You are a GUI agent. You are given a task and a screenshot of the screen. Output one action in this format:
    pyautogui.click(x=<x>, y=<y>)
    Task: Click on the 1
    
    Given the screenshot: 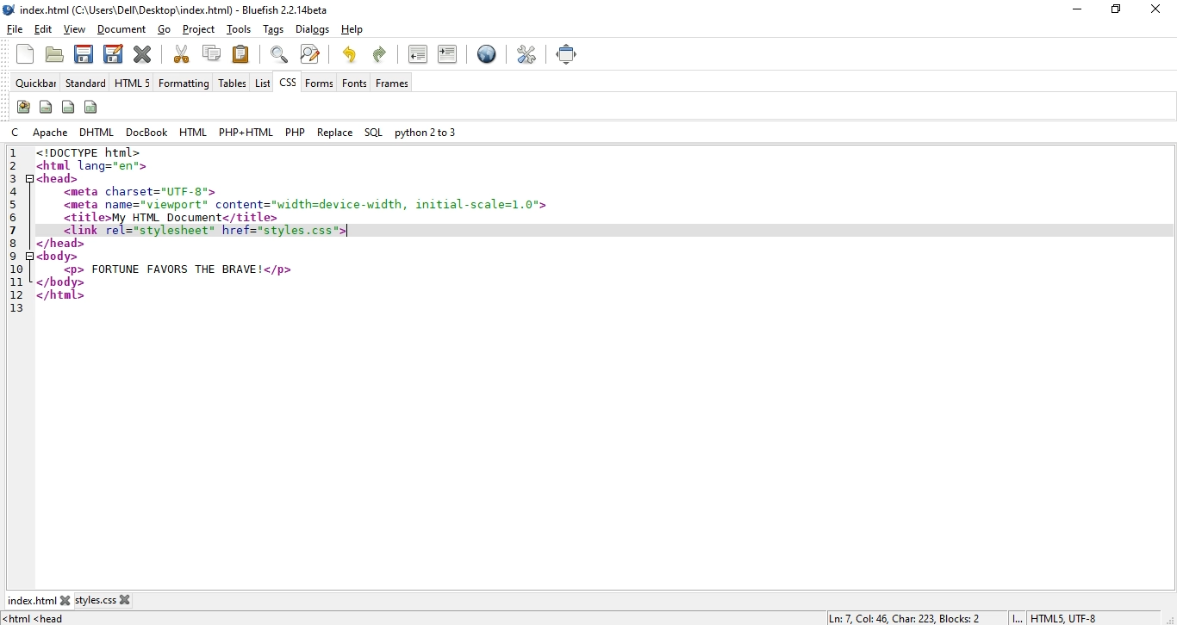 What is the action you would take?
    pyautogui.click(x=13, y=153)
    